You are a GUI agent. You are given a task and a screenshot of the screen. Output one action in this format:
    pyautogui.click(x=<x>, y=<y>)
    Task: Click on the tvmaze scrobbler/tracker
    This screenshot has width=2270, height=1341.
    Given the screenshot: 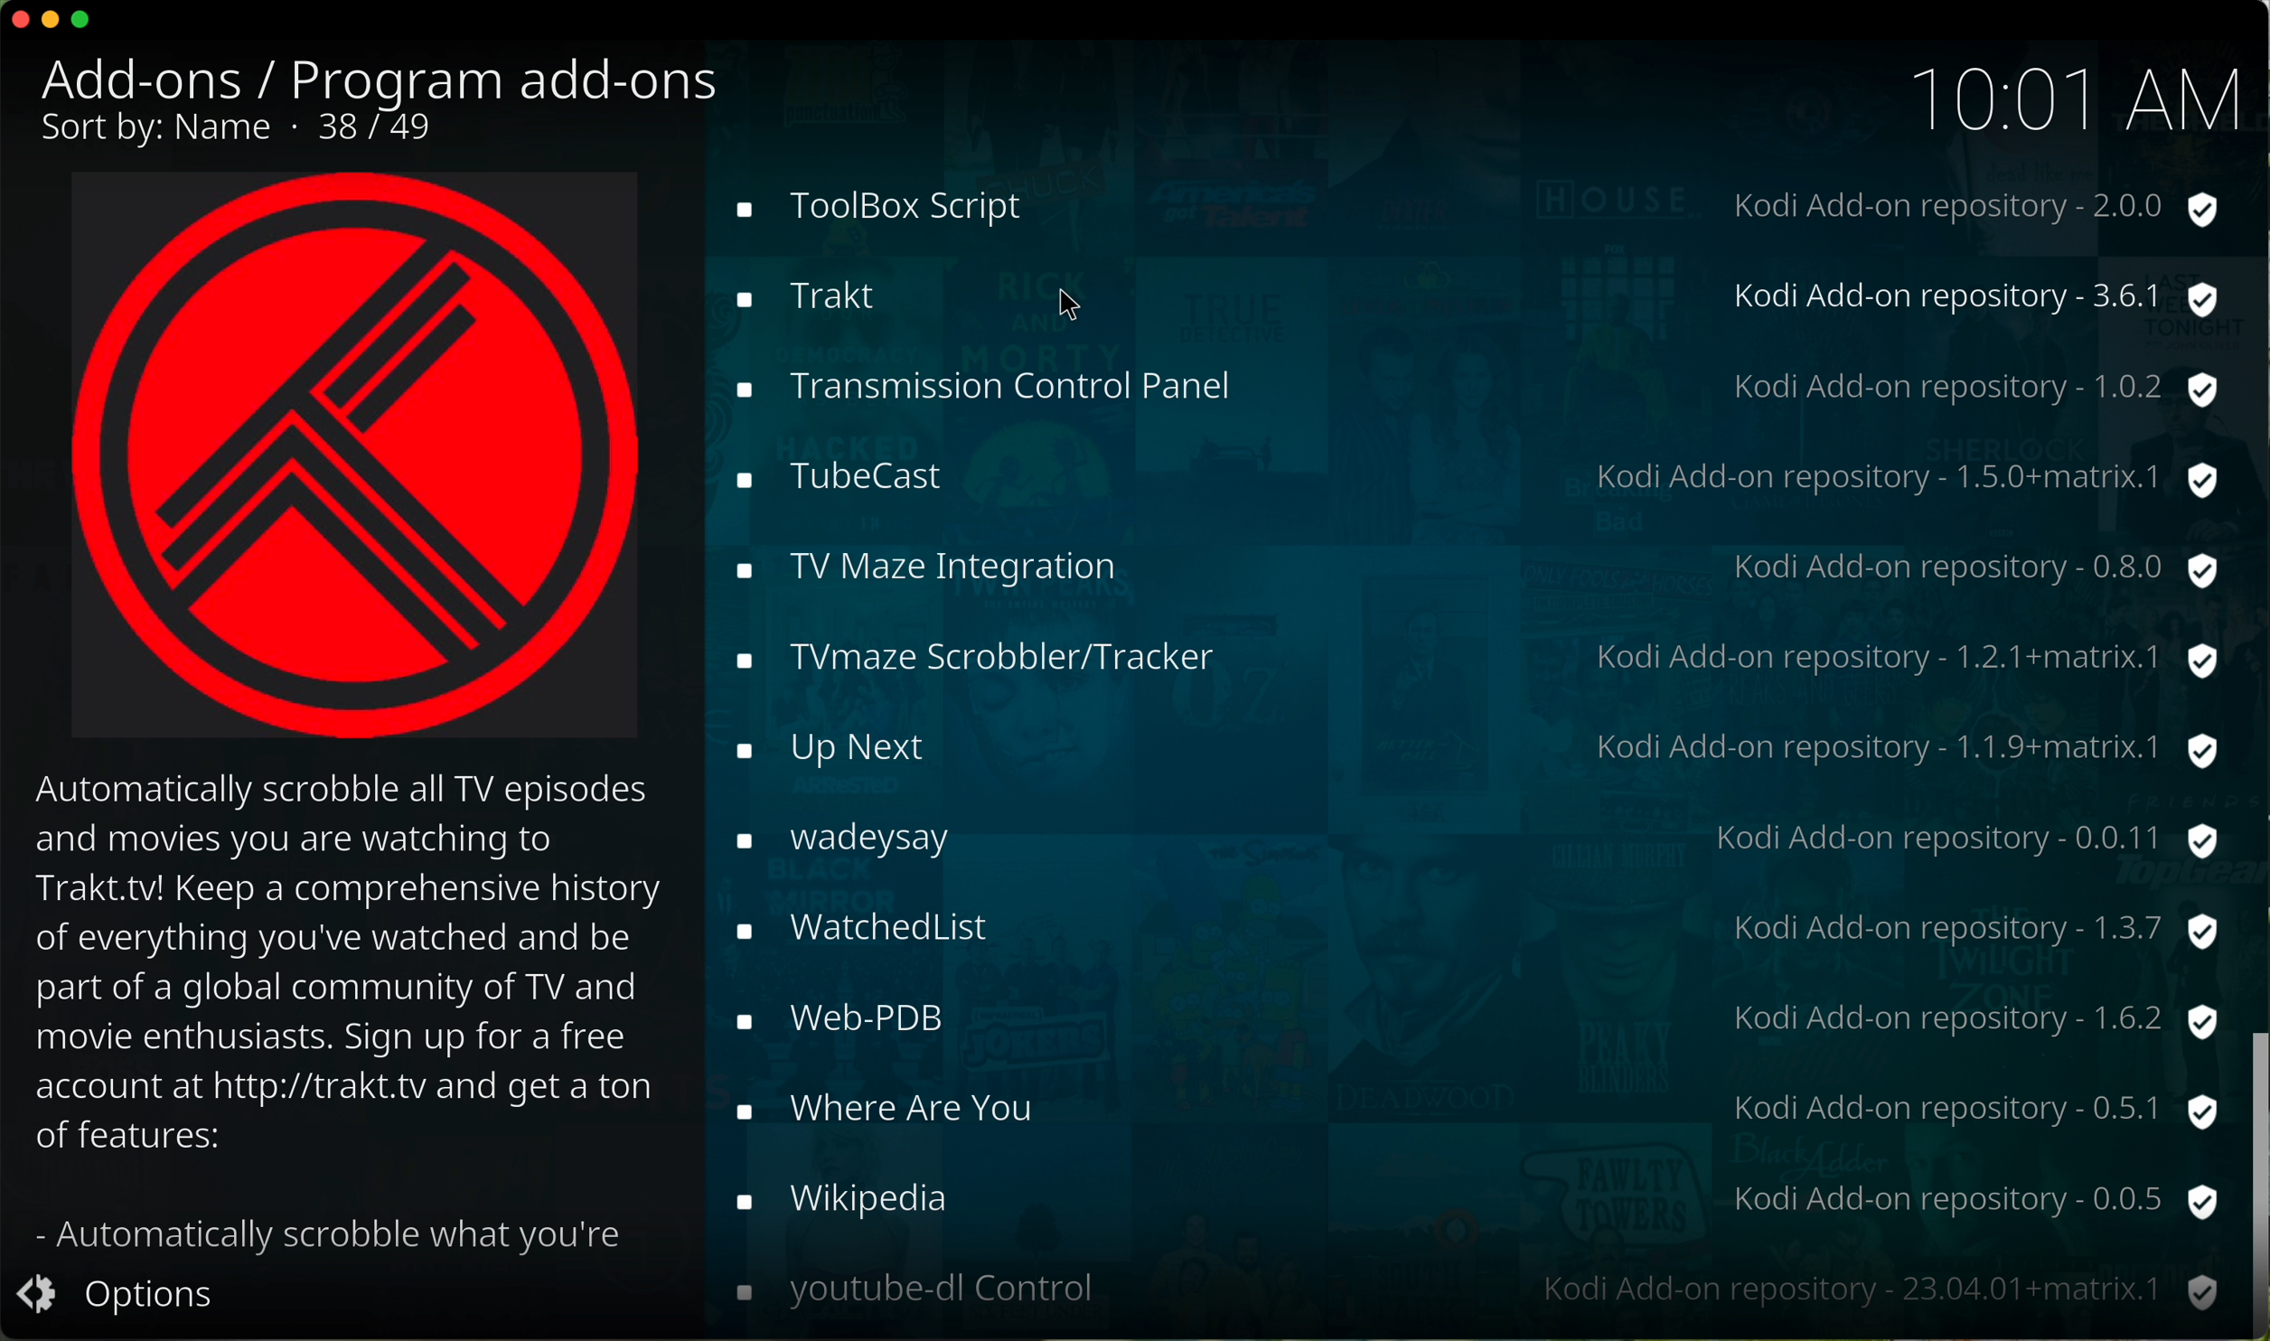 What is the action you would take?
    pyautogui.click(x=1466, y=655)
    